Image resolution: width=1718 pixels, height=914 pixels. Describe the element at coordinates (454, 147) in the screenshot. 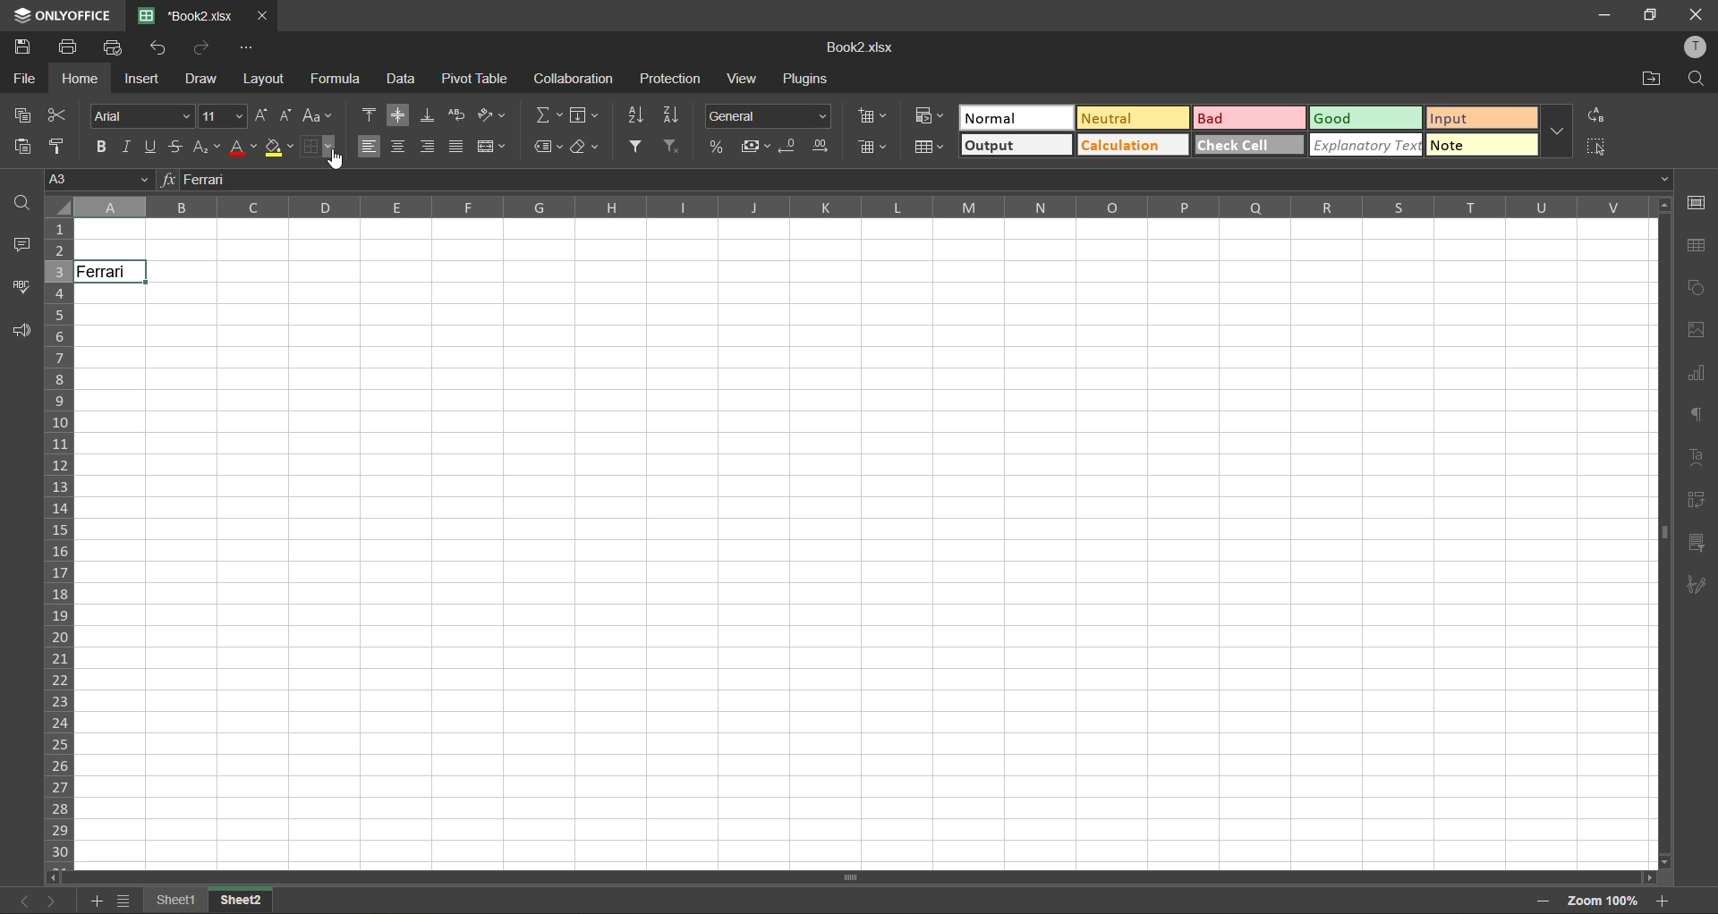

I see `justified` at that location.